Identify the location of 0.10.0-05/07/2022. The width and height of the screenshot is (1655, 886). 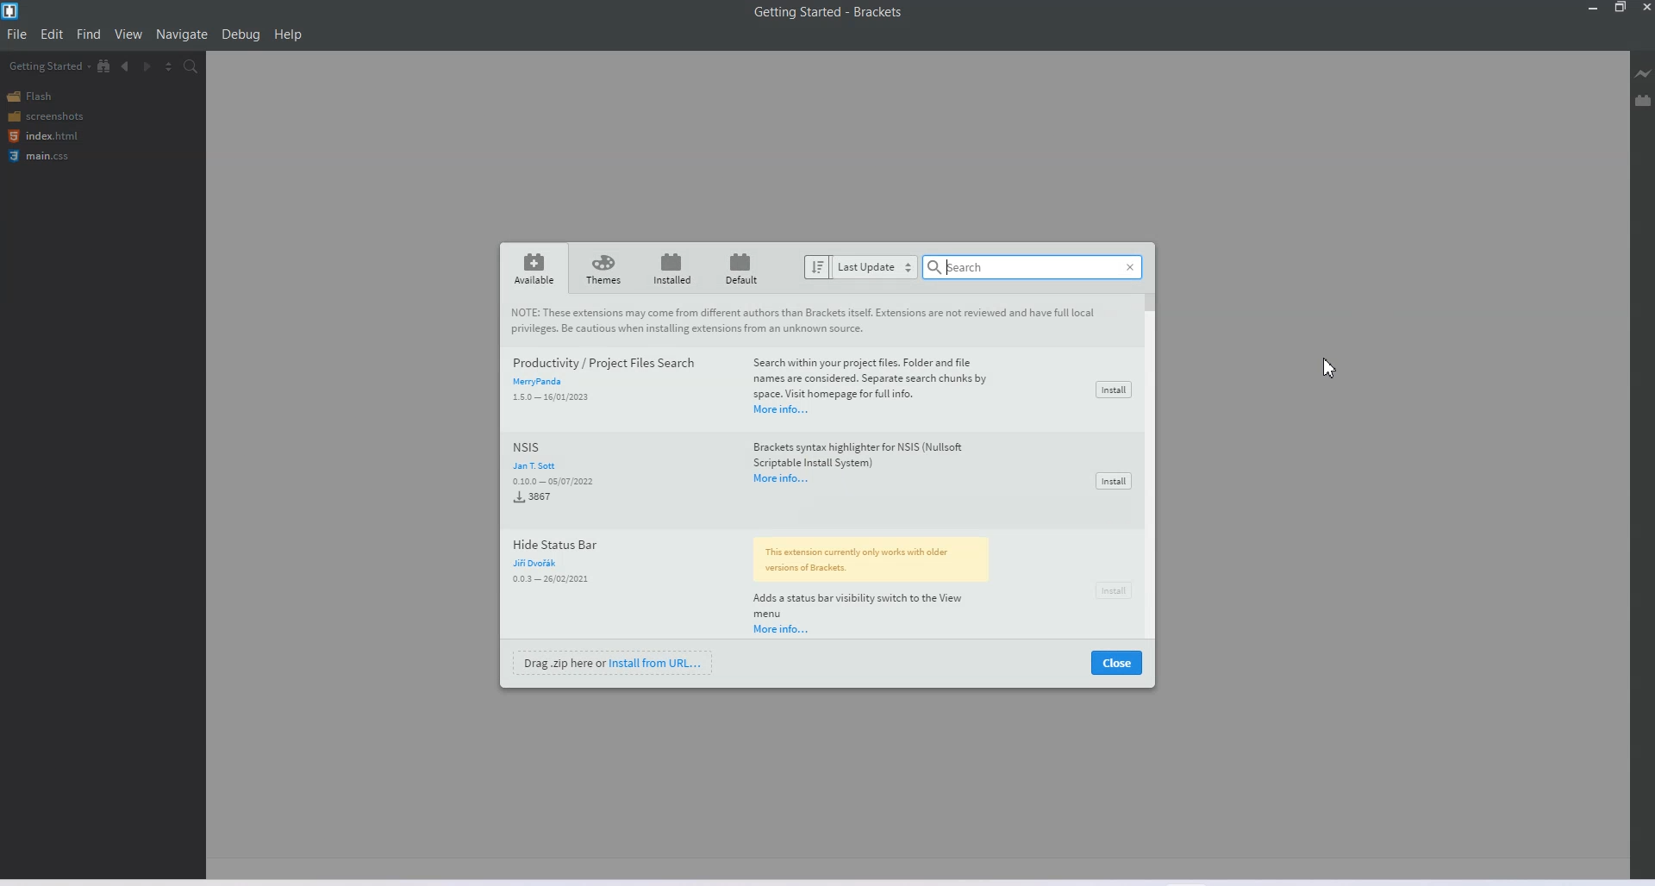
(551, 480).